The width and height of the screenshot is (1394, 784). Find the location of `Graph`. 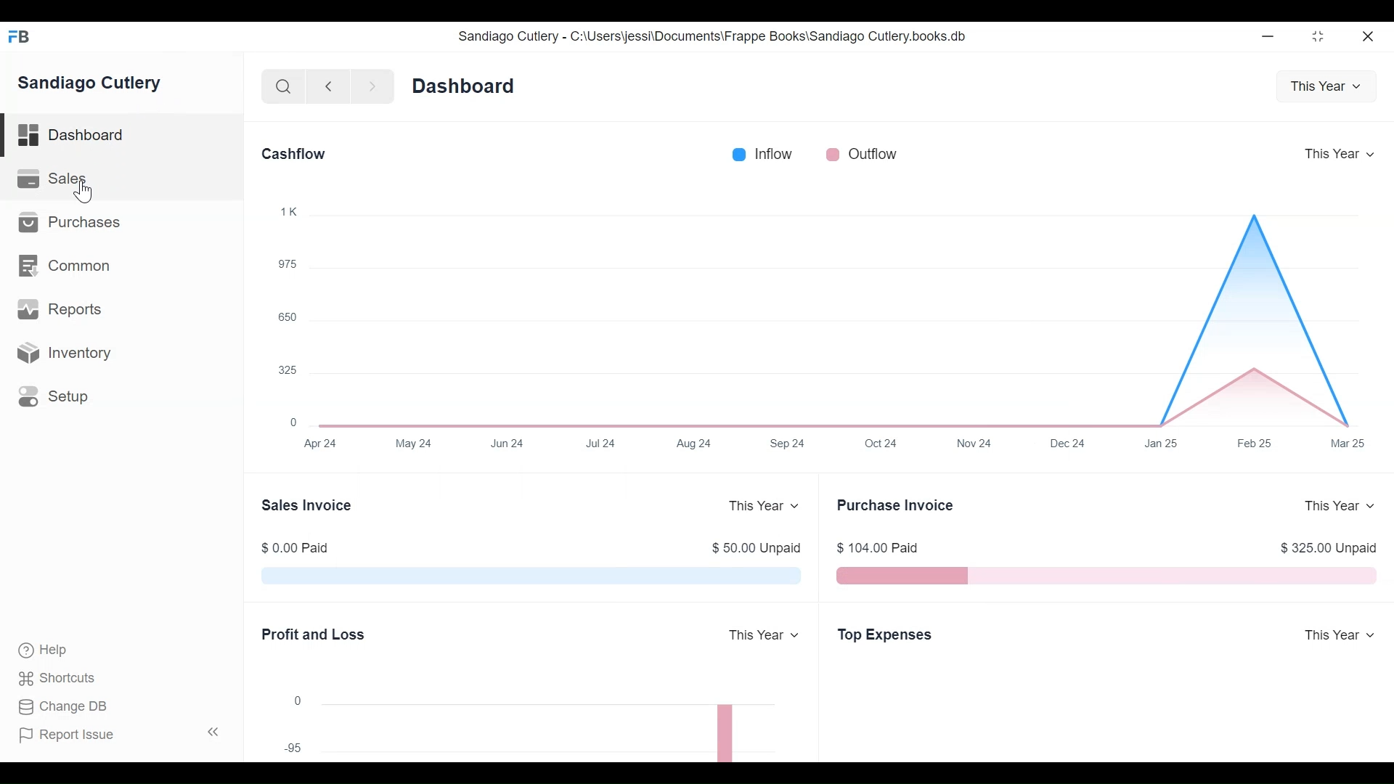

Graph is located at coordinates (844, 308).